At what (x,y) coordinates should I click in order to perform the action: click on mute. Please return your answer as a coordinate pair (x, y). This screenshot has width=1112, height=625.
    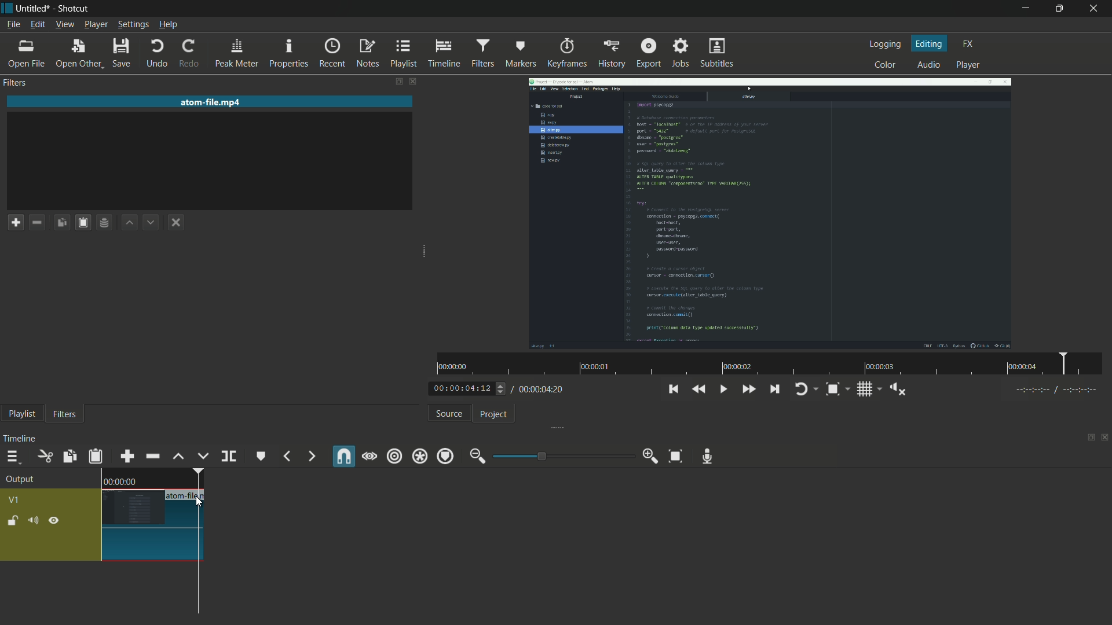
    Looking at the image, I should click on (35, 520).